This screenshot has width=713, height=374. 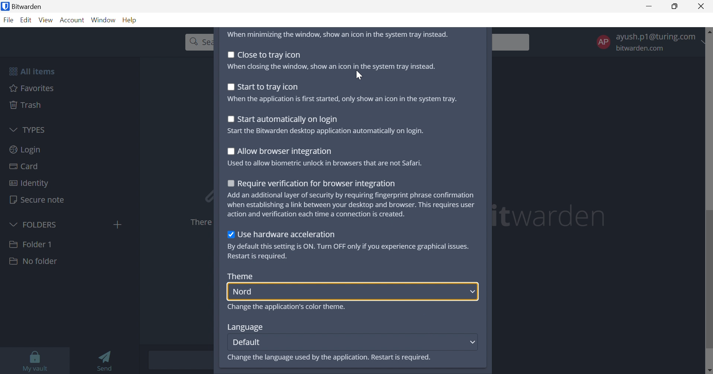 I want to click on Used to allow biometric unlock in browsers that are not Safari, so click(x=324, y=163).